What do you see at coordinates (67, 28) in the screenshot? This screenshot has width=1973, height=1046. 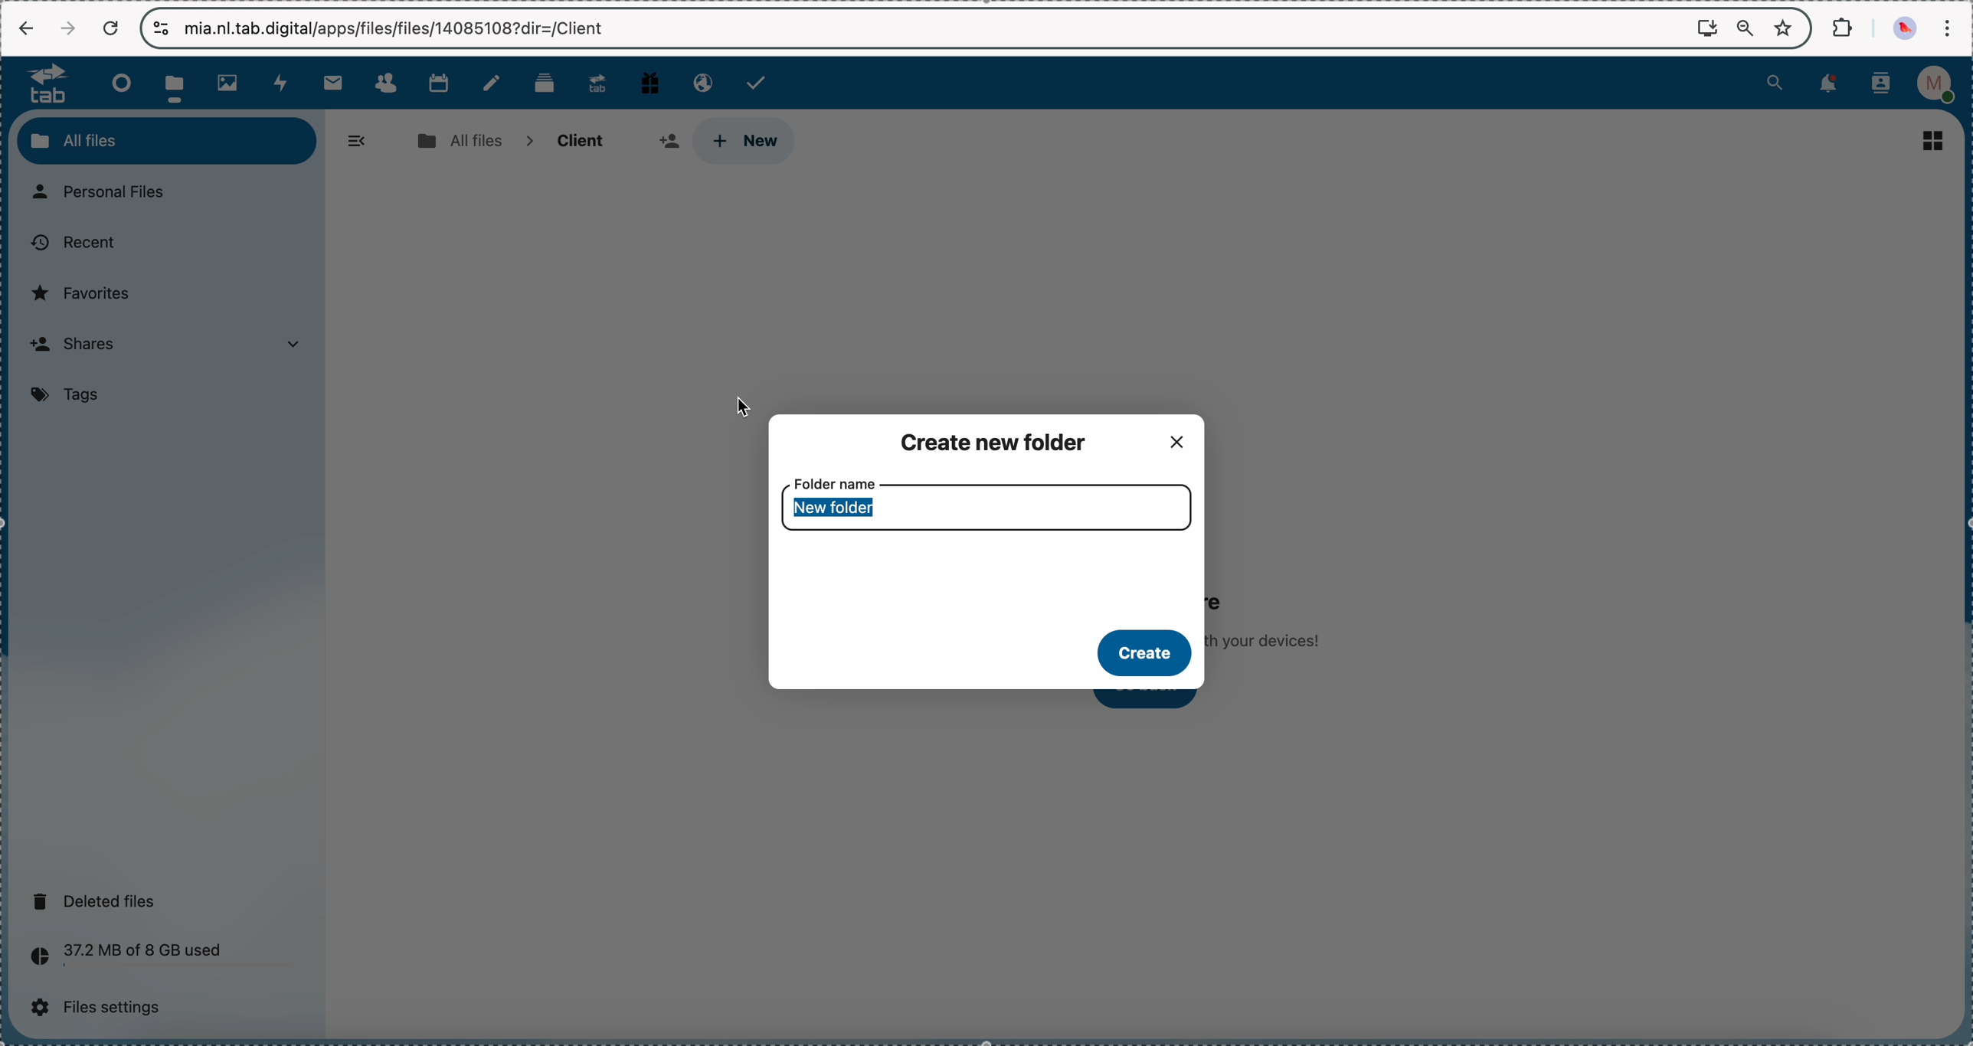 I see `navigate foward` at bounding box center [67, 28].